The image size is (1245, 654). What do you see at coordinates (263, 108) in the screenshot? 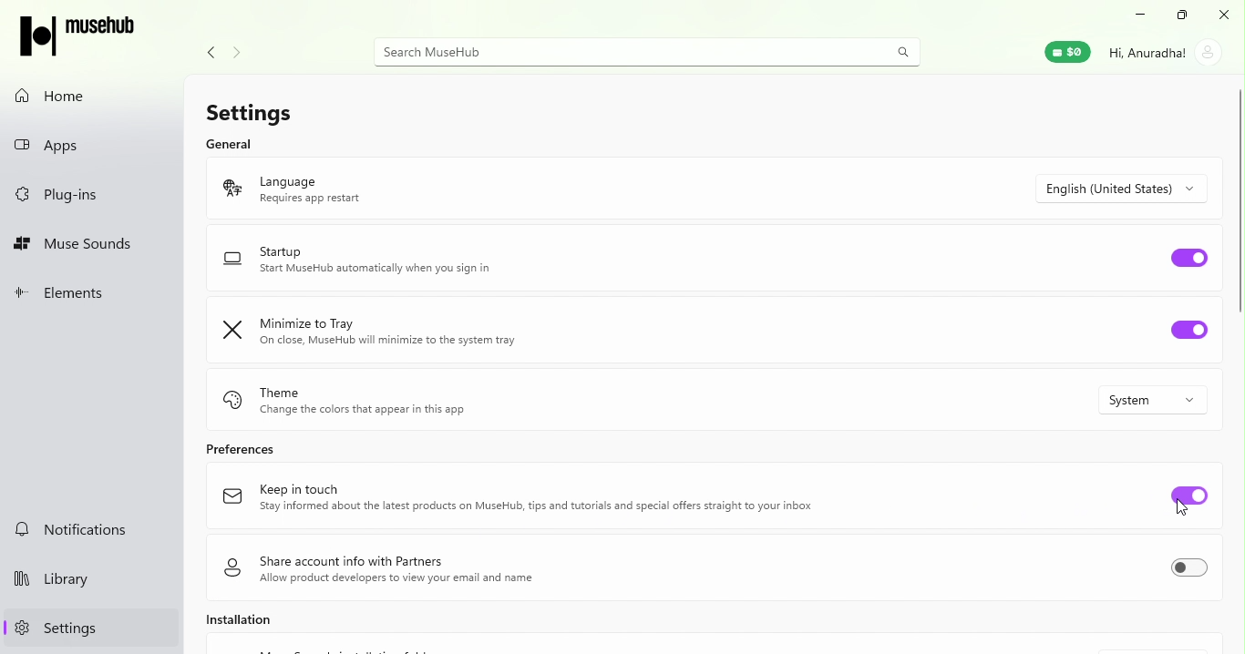
I see `Settings` at bounding box center [263, 108].